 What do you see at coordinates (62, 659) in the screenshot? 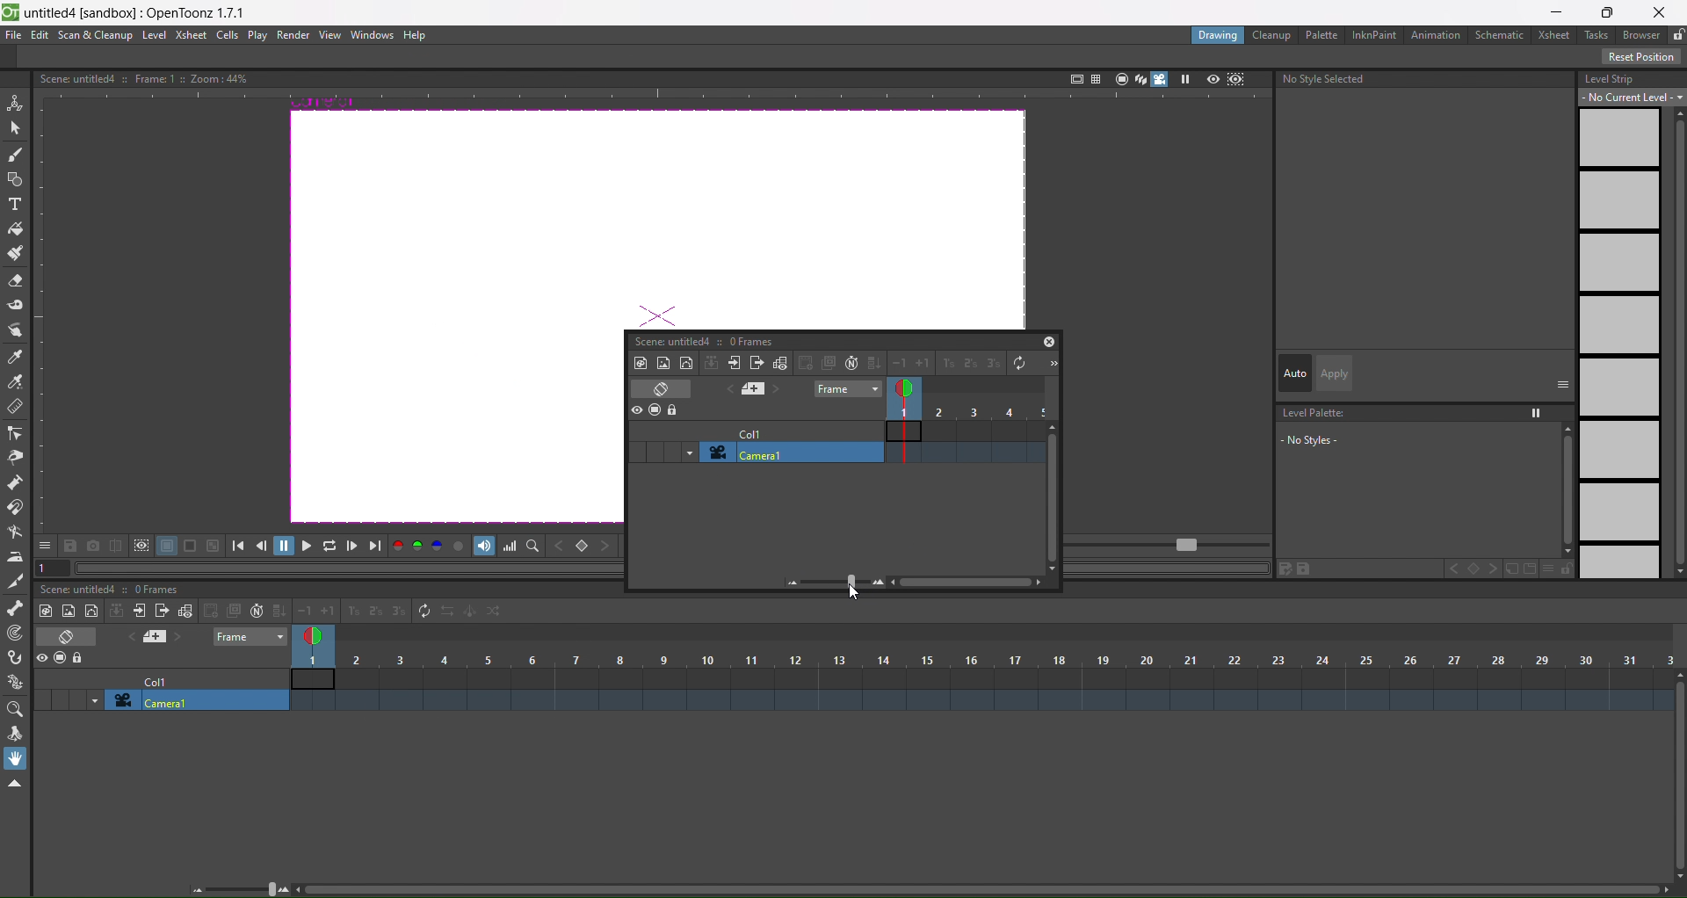
I see `icon` at bounding box center [62, 659].